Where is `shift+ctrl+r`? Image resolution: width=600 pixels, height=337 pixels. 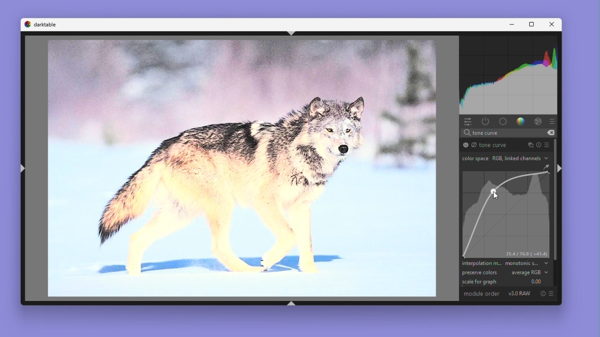 shift+ctrl+r is located at coordinates (562, 168).